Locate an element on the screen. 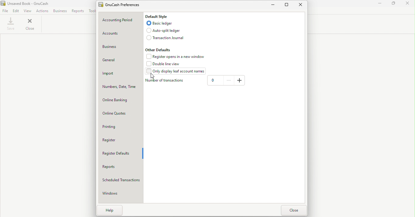 The width and height of the screenshot is (415, 217). GnuCash prefernces is located at coordinates (122, 5).